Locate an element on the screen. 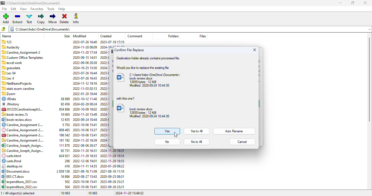  10 065 is located at coordinates (66, 193).